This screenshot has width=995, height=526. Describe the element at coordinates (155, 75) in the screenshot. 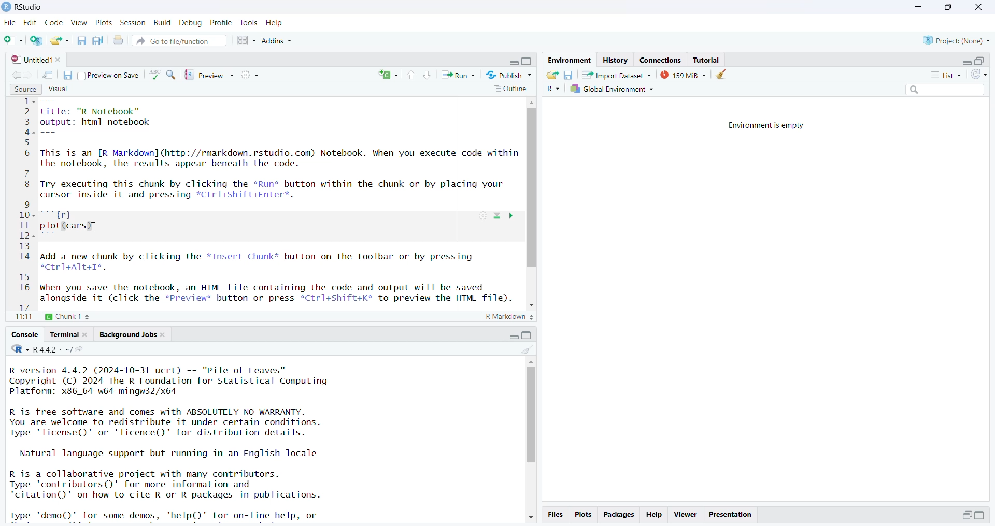

I see `language` at that location.